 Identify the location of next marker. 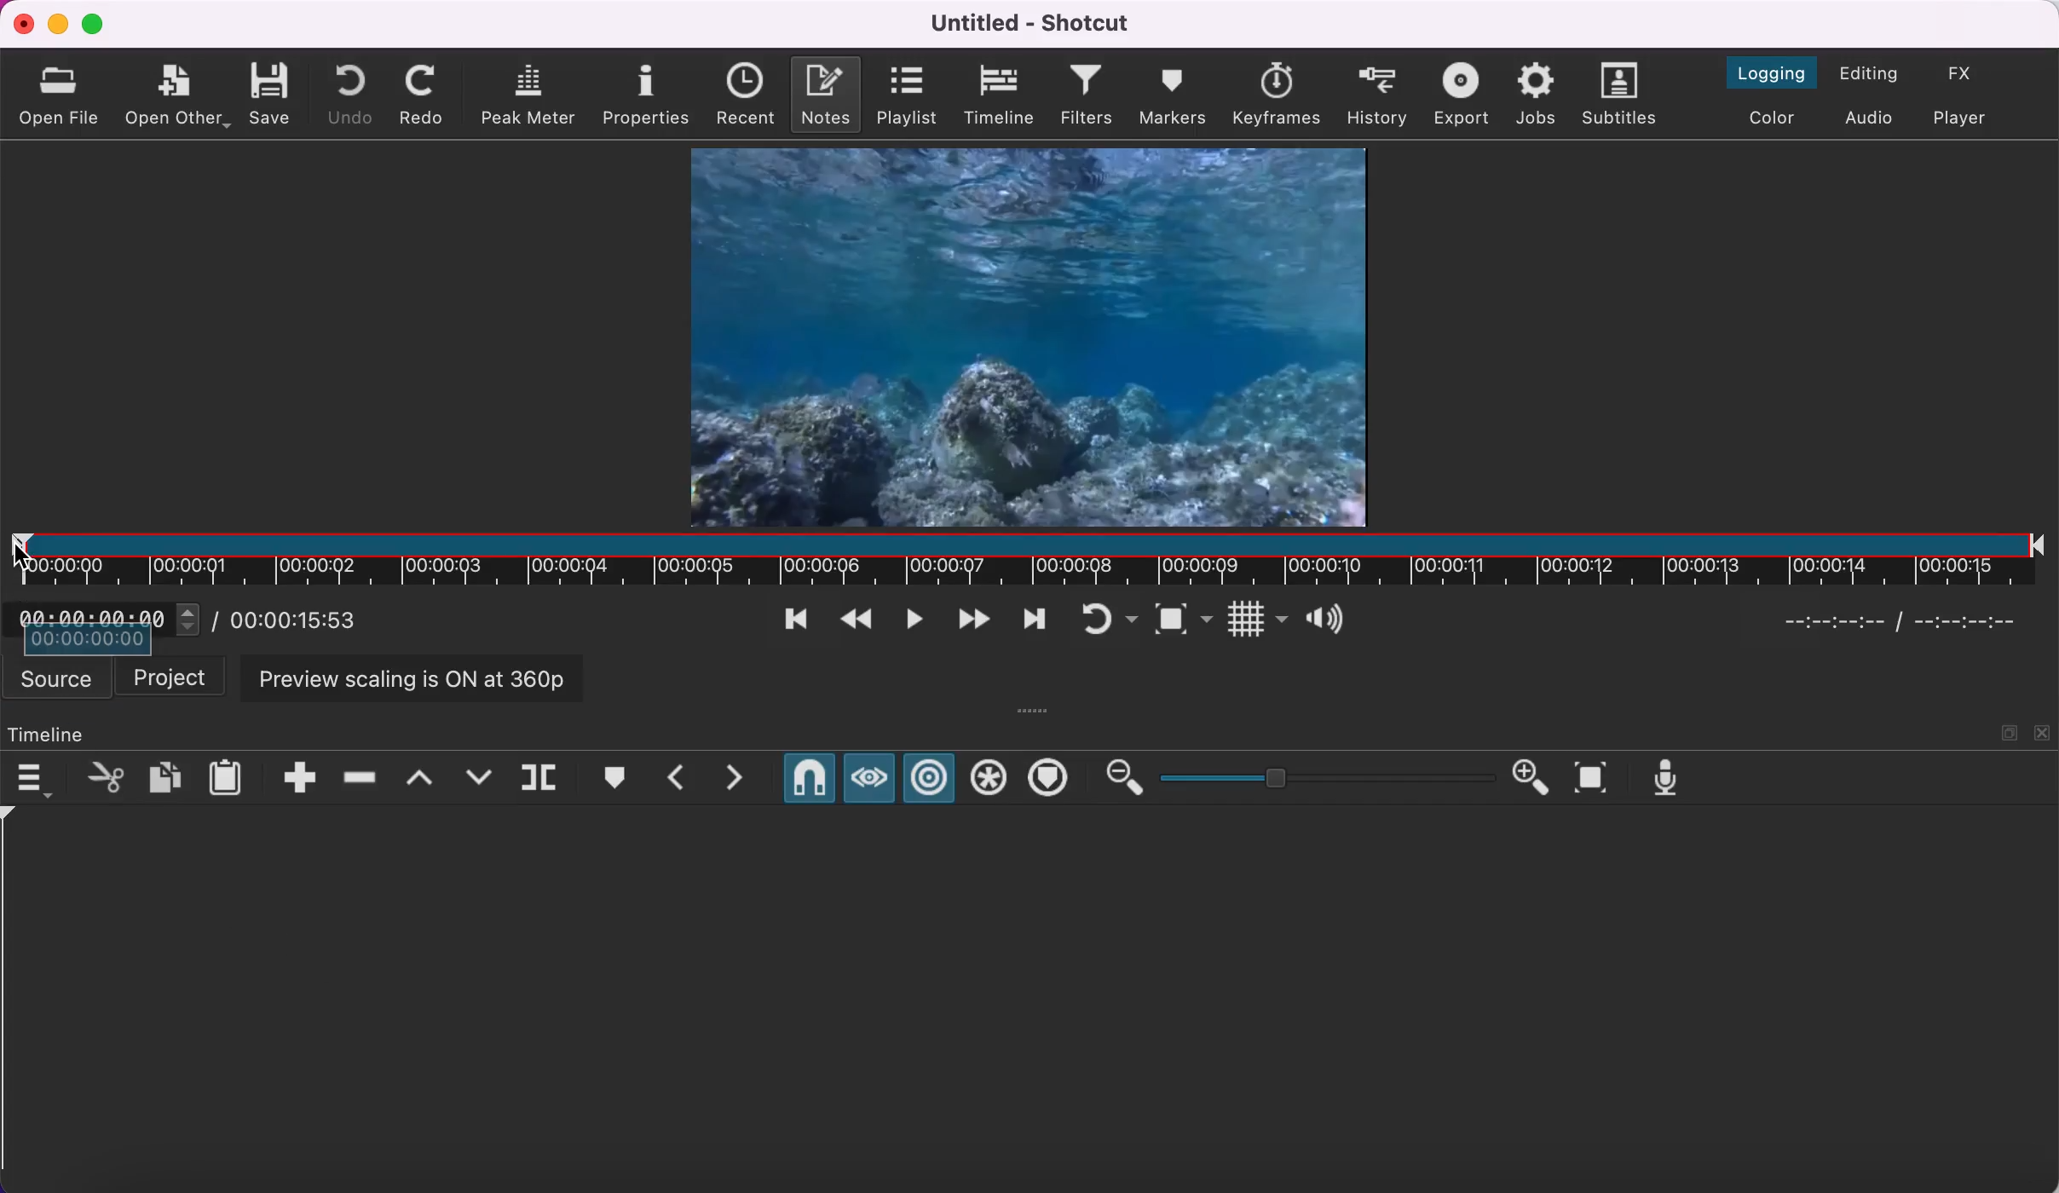
(738, 779).